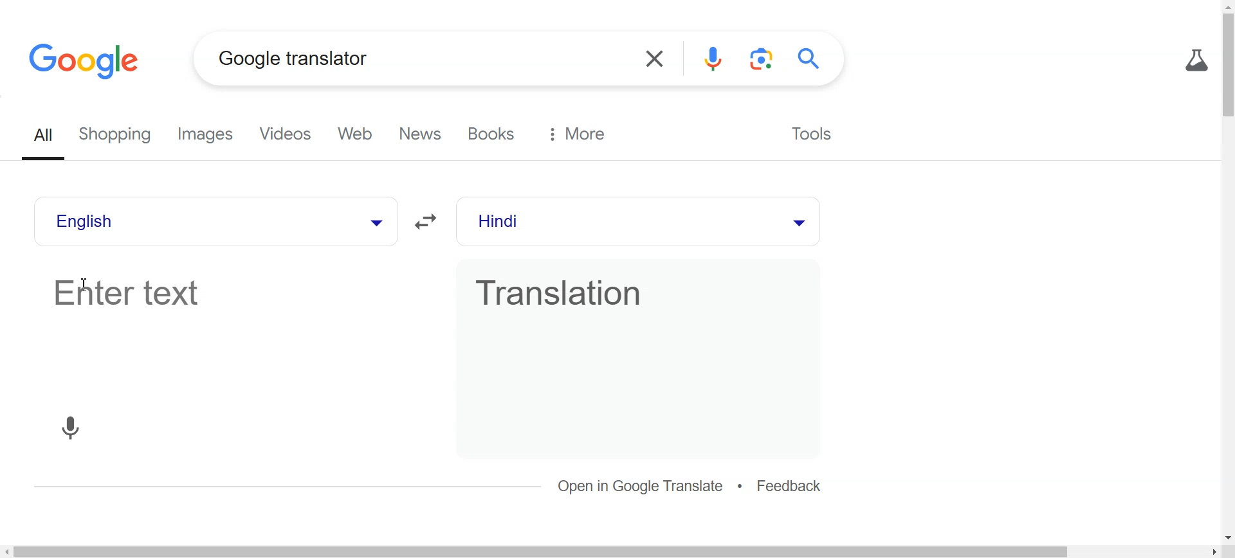  I want to click on Swap language, so click(429, 222).